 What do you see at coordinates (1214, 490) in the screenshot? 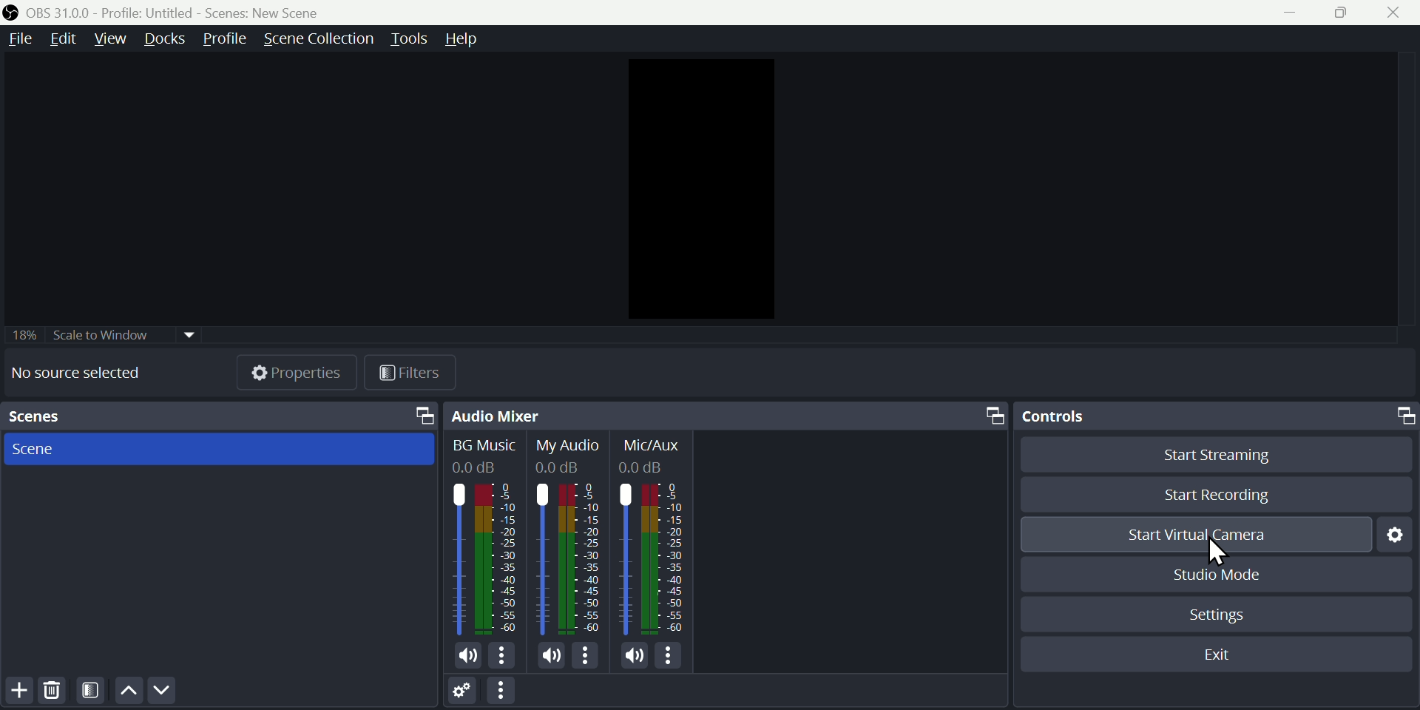
I see `Start recording` at bounding box center [1214, 490].